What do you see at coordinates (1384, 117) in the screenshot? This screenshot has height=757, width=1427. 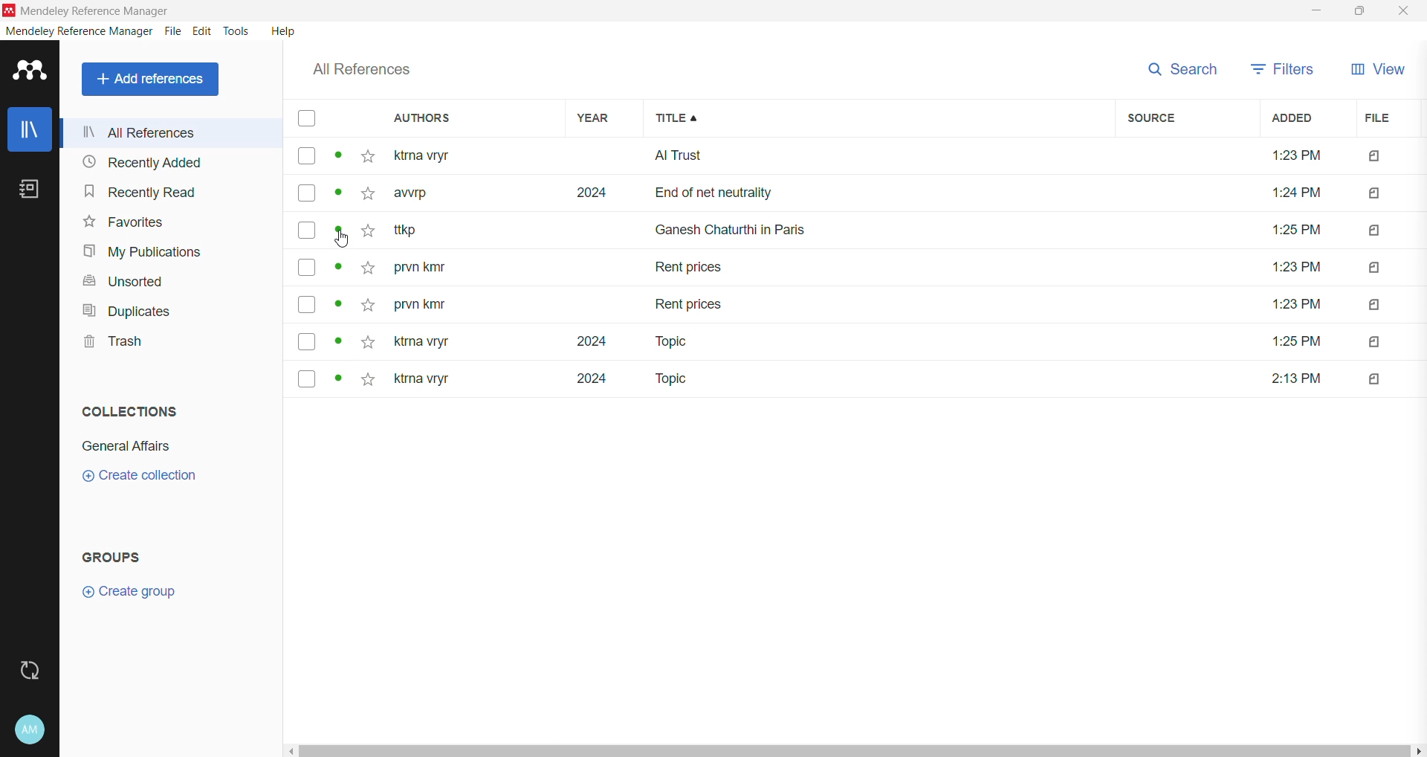 I see `File` at bounding box center [1384, 117].